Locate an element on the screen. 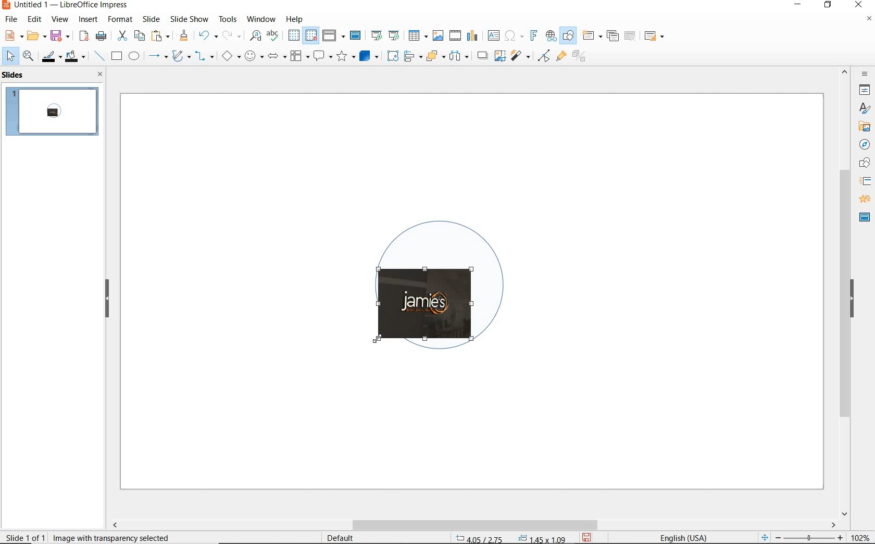 This screenshot has width=875, height=544. scrollbar is located at coordinates (845, 291).